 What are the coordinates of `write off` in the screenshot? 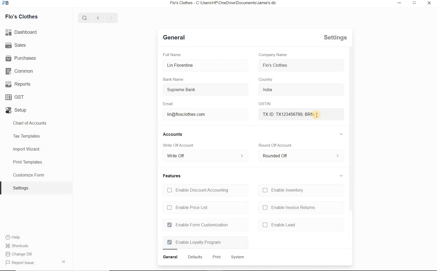 It's located at (205, 156).